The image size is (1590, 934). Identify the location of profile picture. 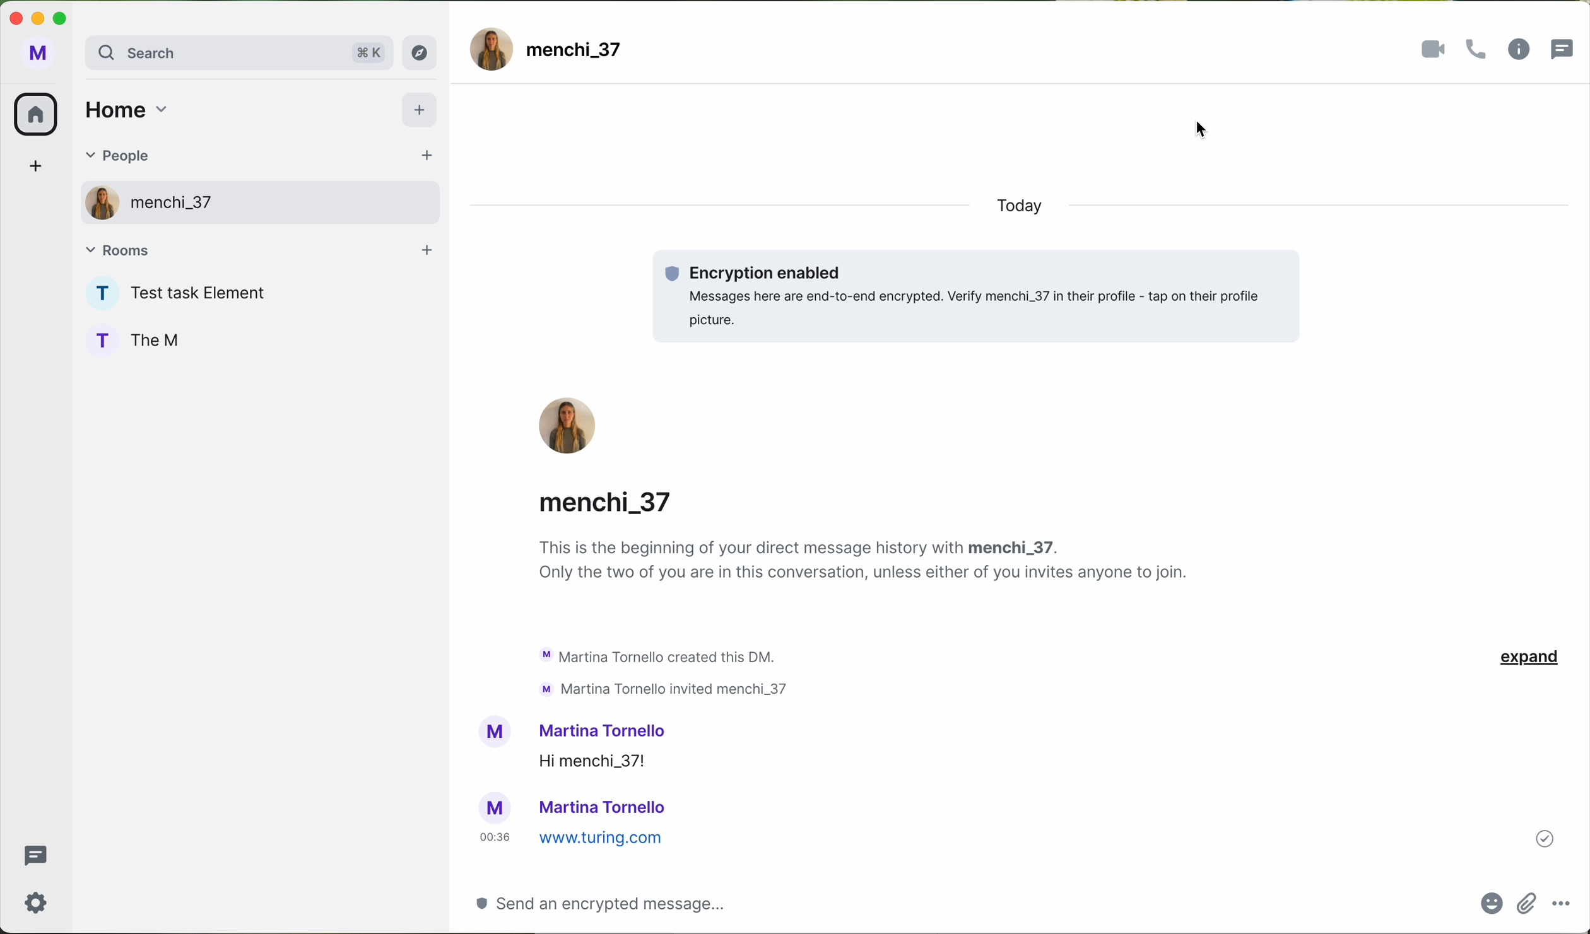
(567, 424).